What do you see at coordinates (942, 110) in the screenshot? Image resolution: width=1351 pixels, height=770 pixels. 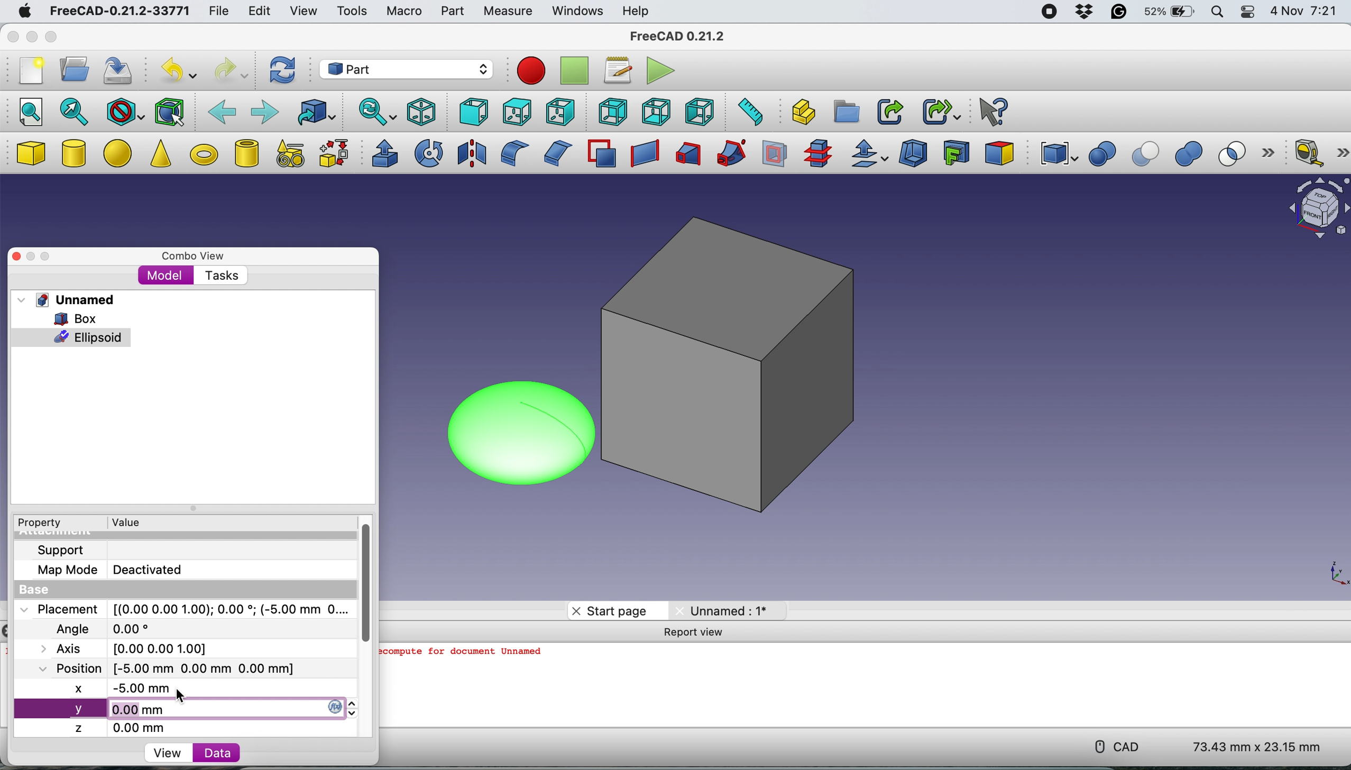 I see `make sub link` at bounding box center [942, 110].